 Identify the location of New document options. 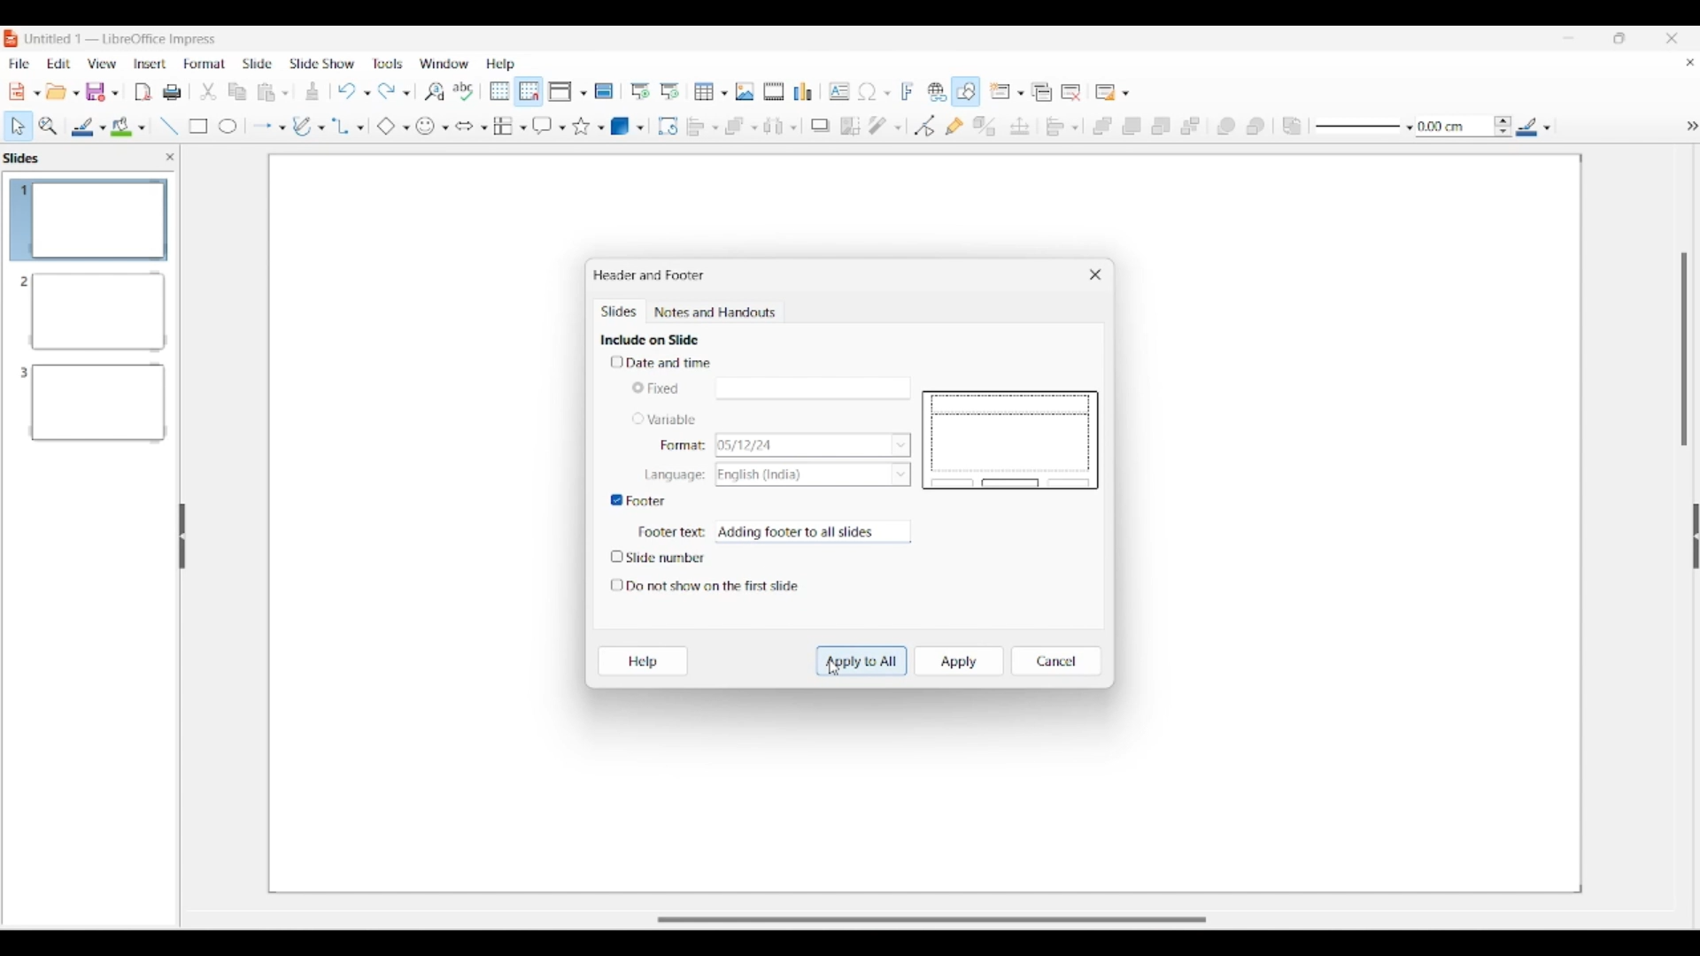
(25, 92).